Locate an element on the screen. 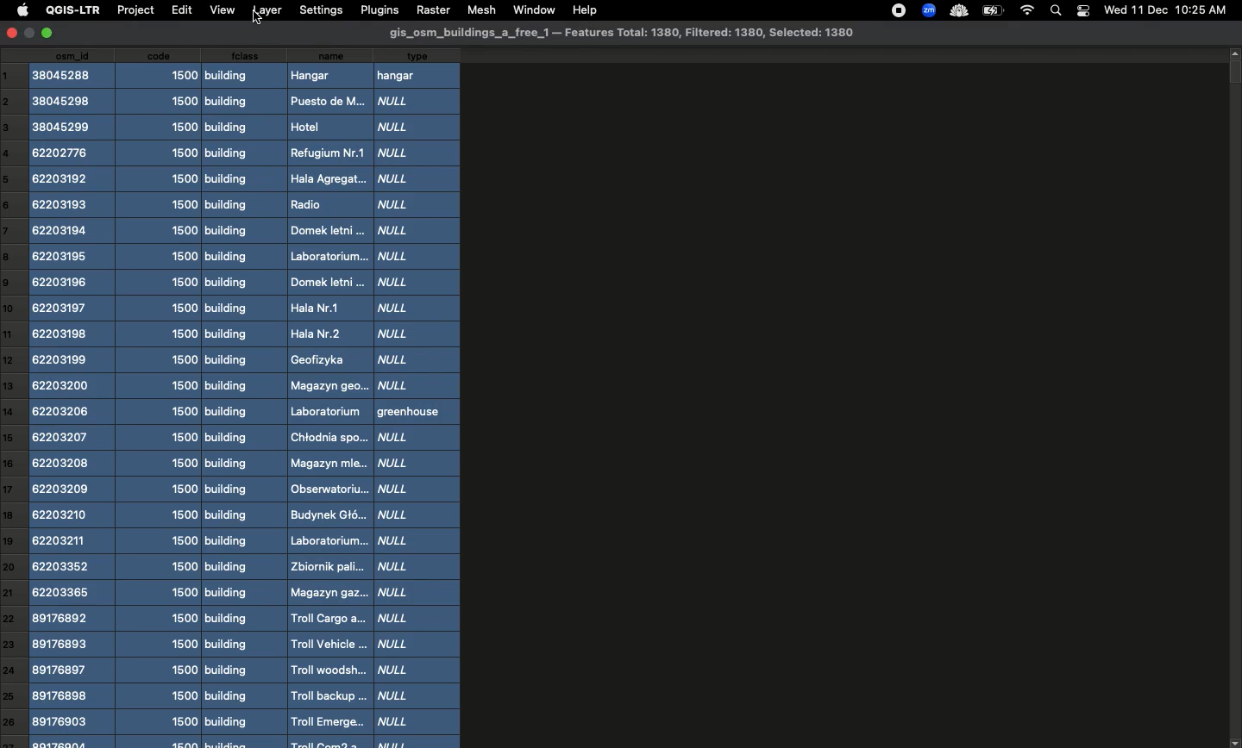  QGIS-LTR is located at coordinates (70, 10).